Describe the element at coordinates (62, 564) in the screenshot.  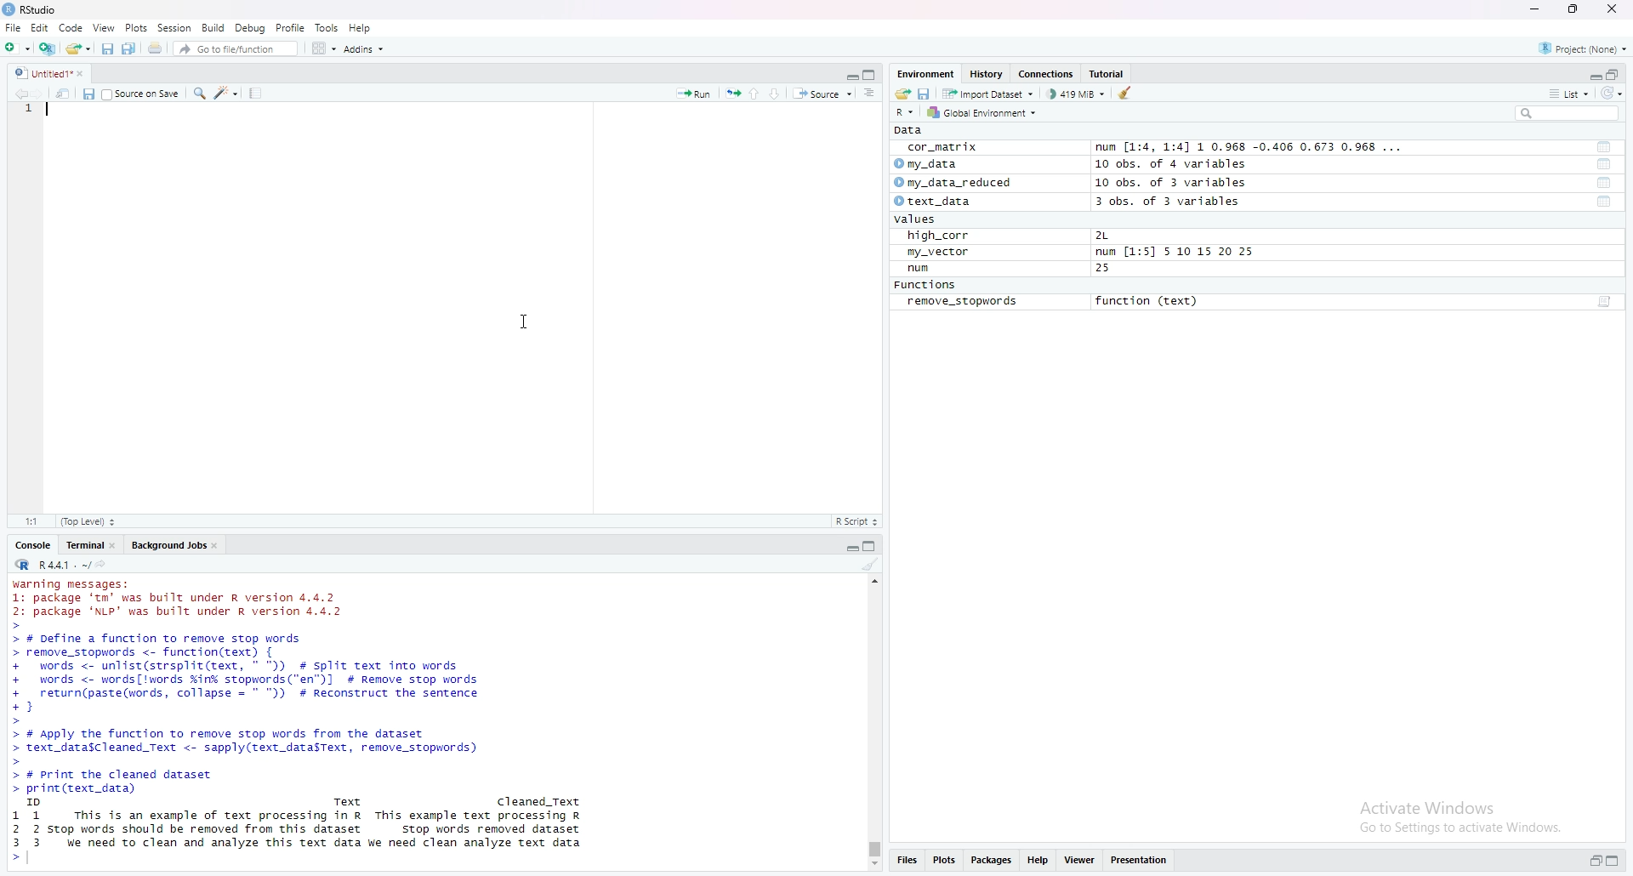
I see `R441. ~/` at that location.